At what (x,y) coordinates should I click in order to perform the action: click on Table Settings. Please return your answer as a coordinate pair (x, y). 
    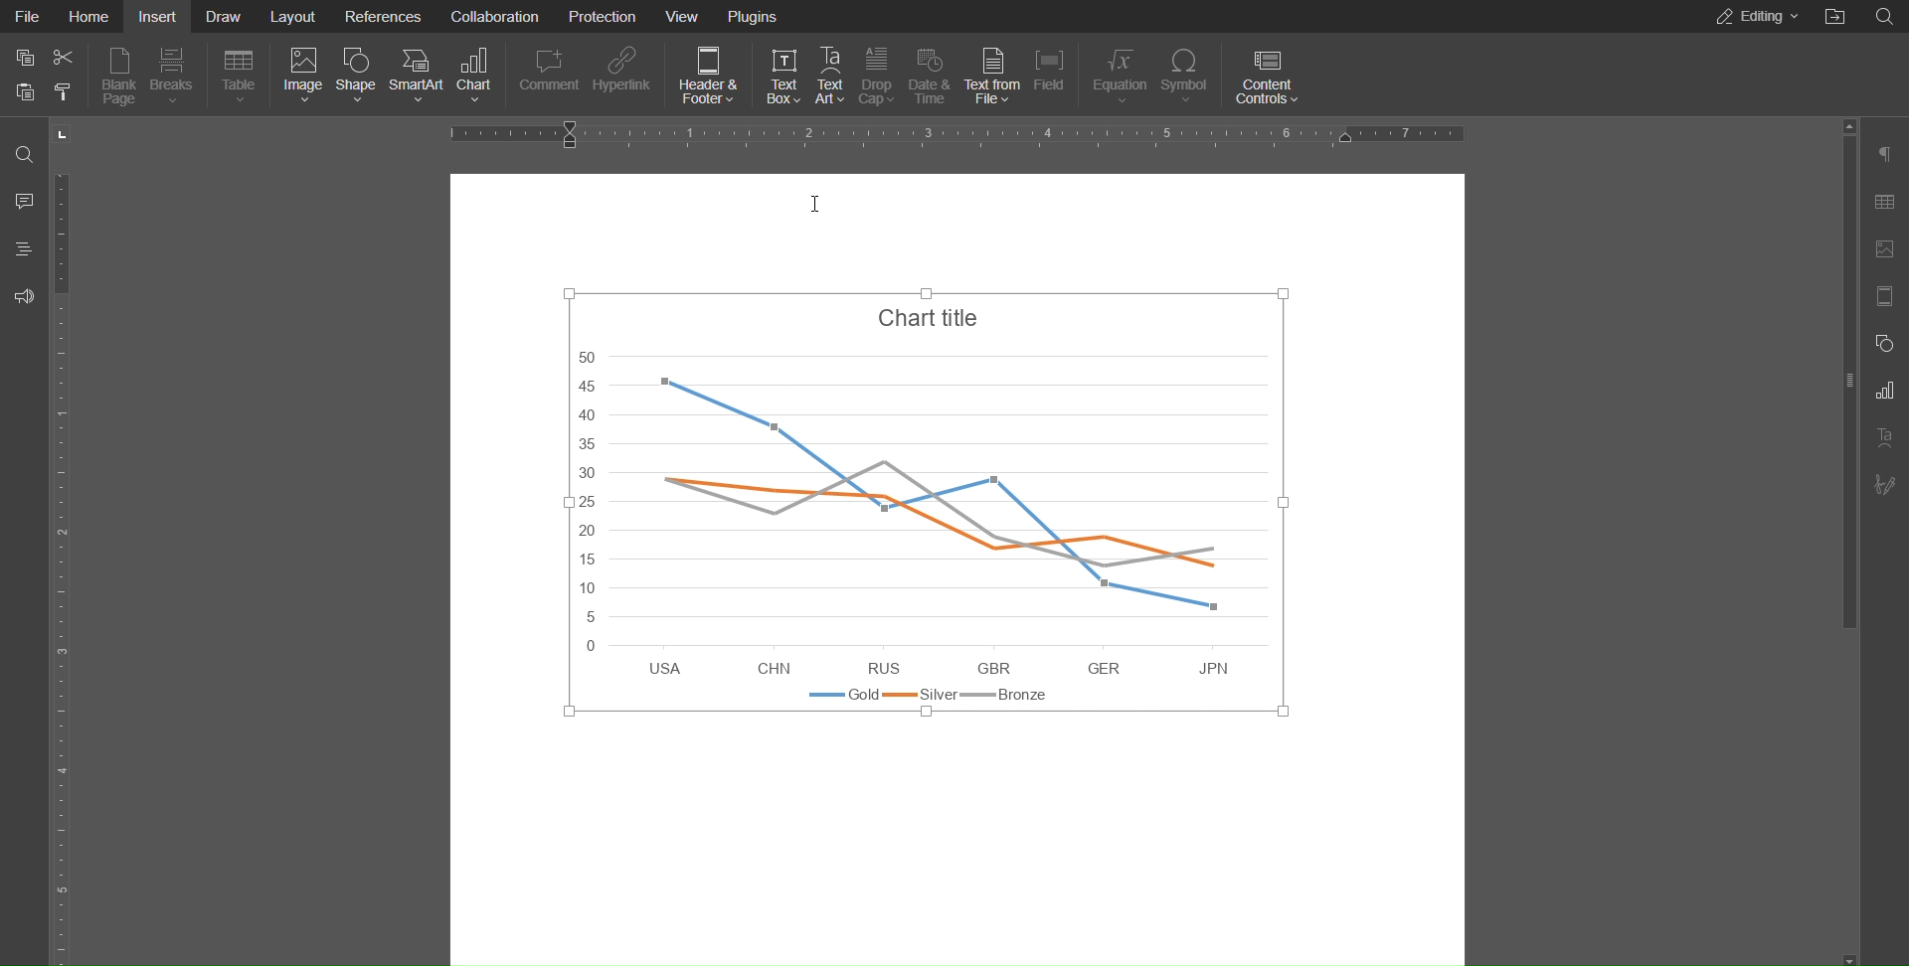
    Looking at the image, I should click on (1885, 203).